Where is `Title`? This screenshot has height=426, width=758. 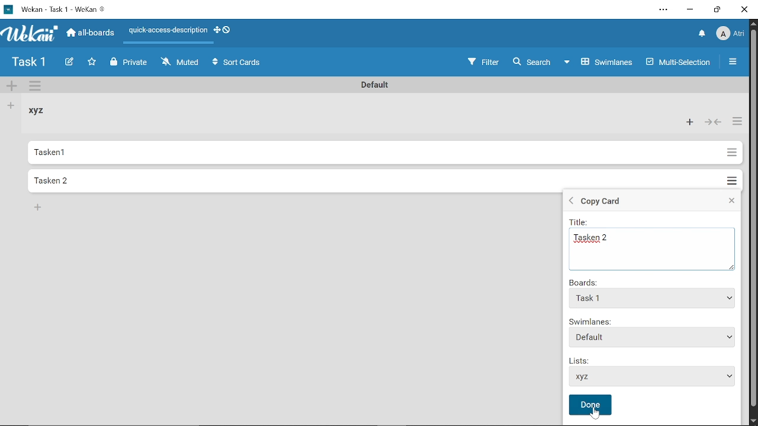
Title is located at coordinates (582, 222).